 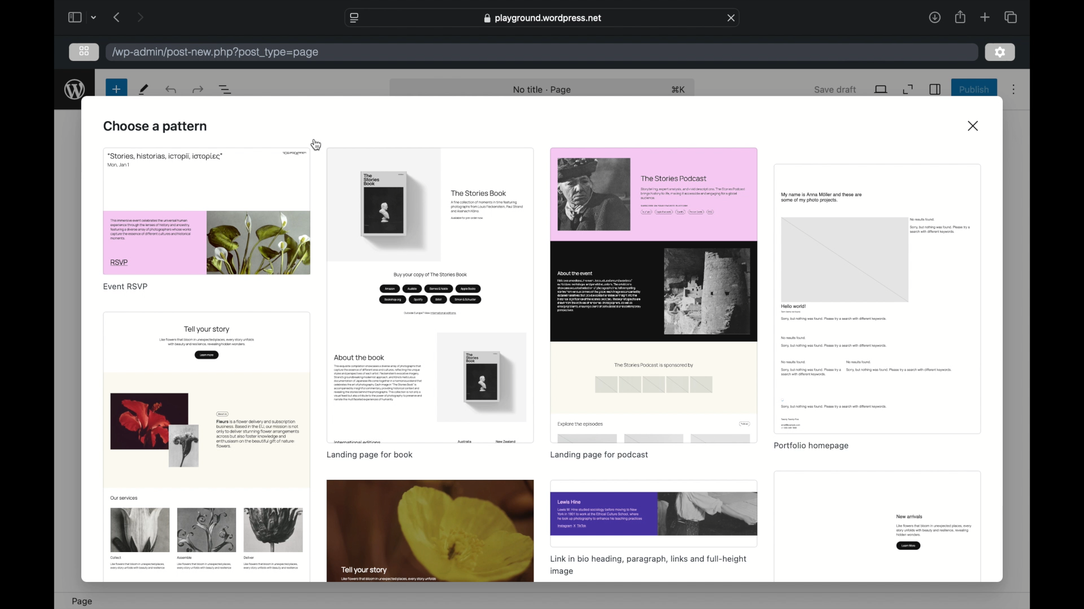 I want to click on template preview, so click(x=206, y=447).